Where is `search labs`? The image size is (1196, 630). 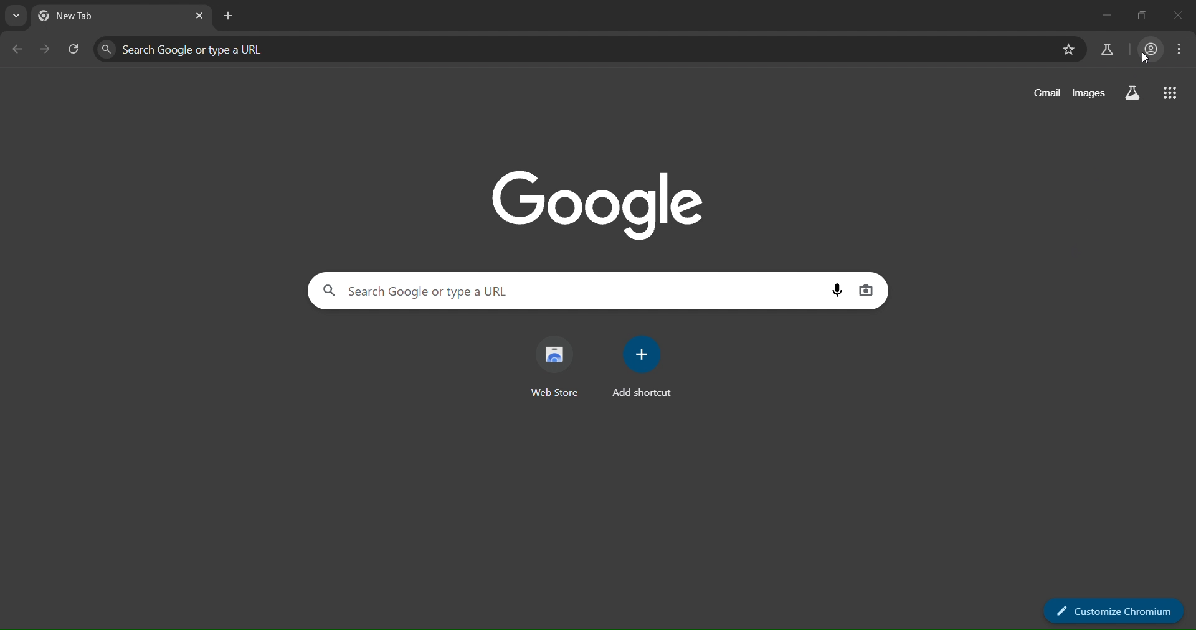
search labs is located at coordinates (1104, 49).